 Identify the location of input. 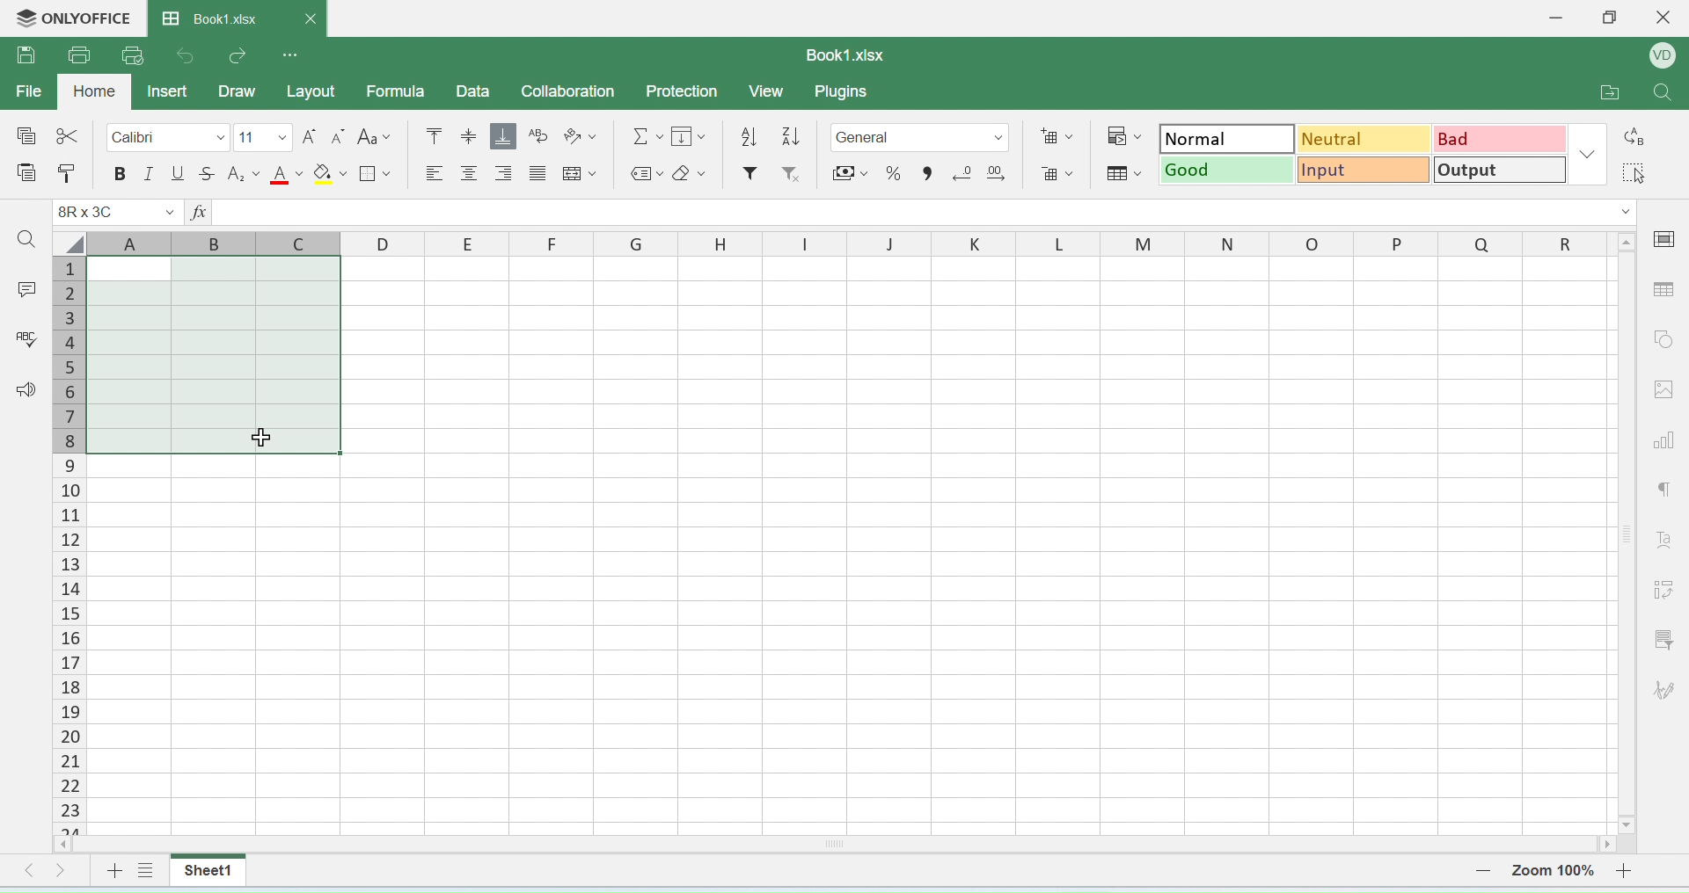
(1361, 169).